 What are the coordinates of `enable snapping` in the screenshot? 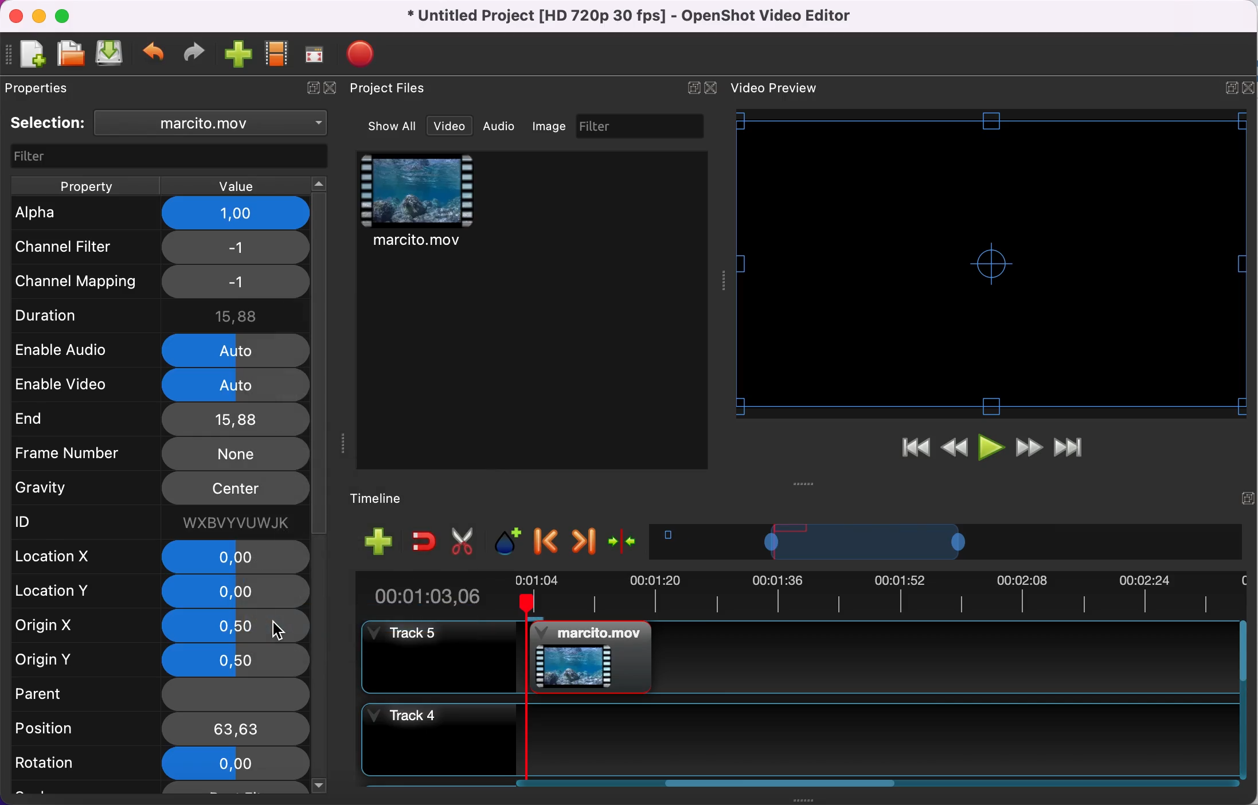 It's located at (424, 540).